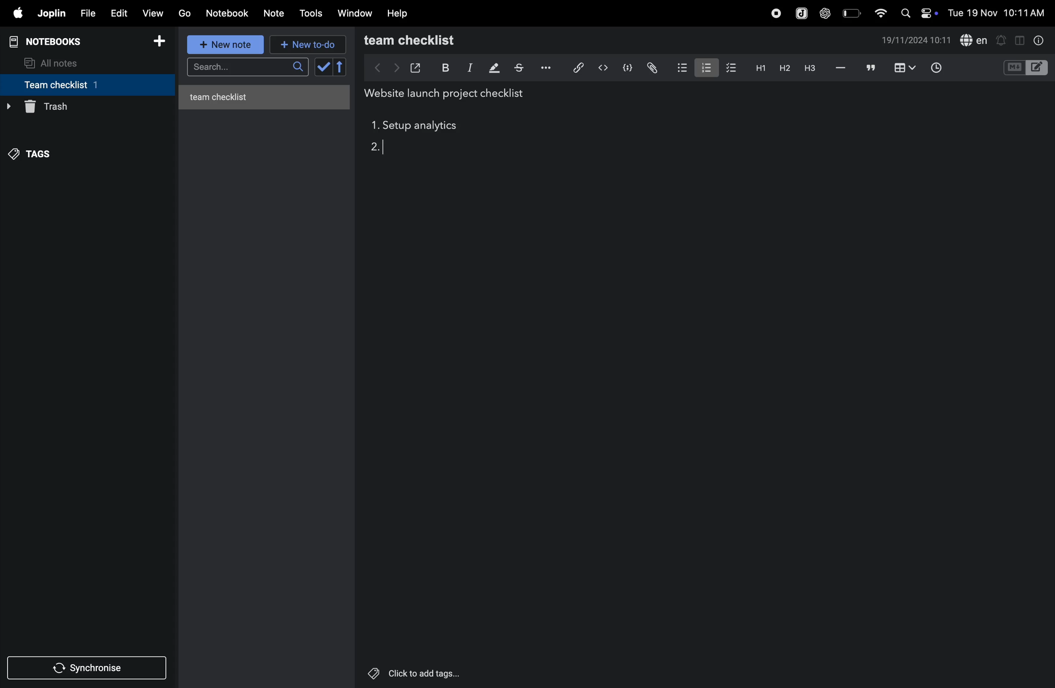 Image resolution: width=1055 pixels, height=688 pixels. Describe the element at coordinates (905, 13) in the screenshot. I see `search` at that location.